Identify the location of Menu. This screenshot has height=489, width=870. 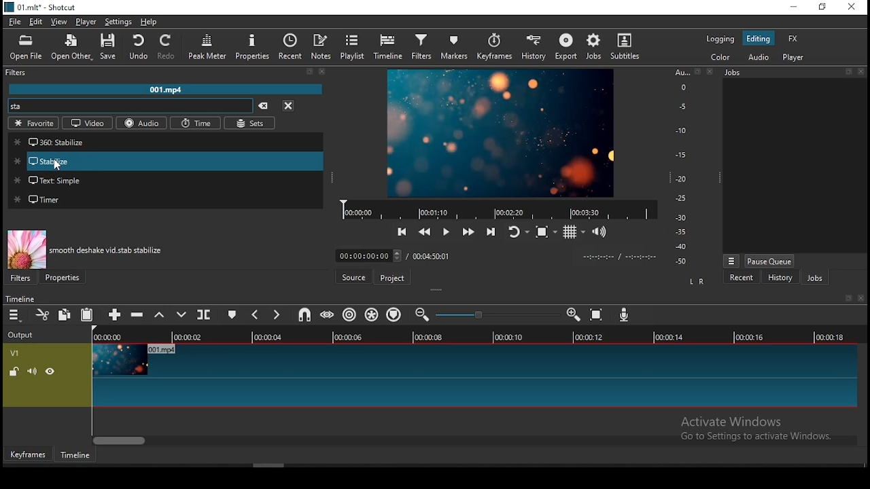
(729, 260).